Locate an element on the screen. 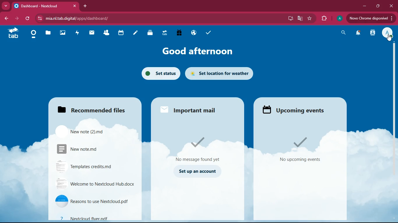 The height and width of the screenshot is (223, 398). file is located at coordinates (86, 132).